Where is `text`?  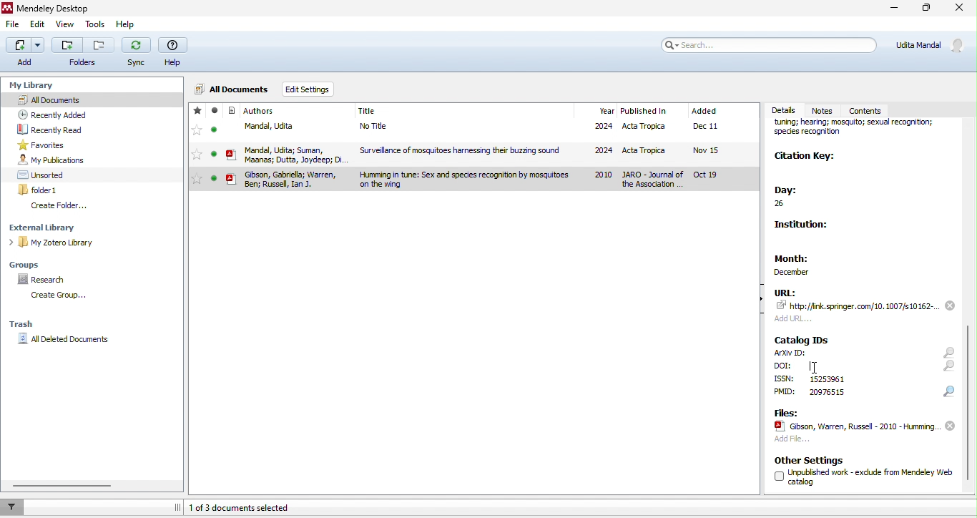 text is located at coordinates (792, 353).